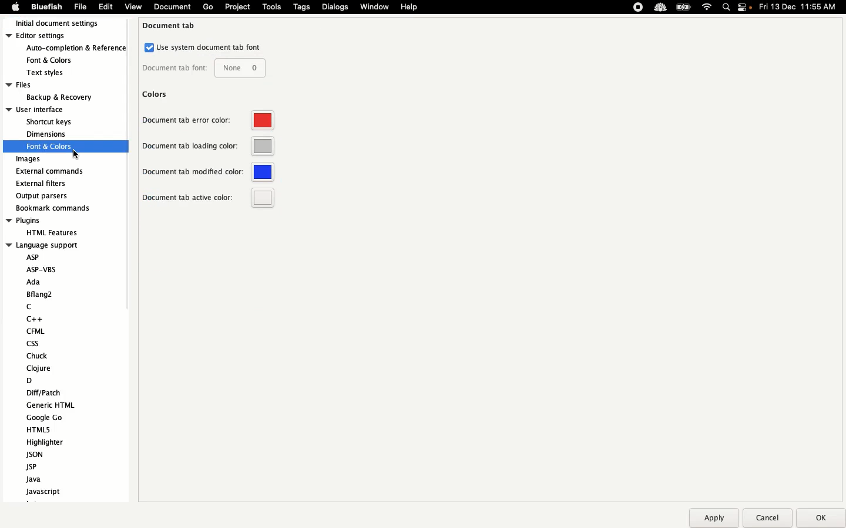  Describe the element at coordinates (57, 374) in the screenshot. I see `Language support` at that location.